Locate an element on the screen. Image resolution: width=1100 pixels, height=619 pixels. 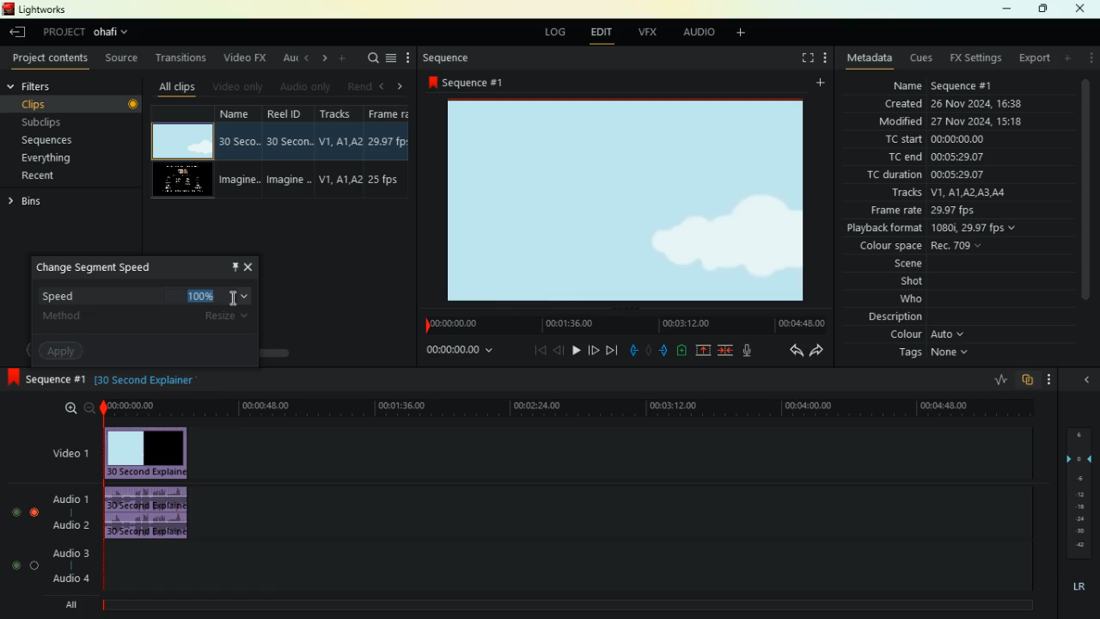
fullscreen is located at coordinates (799, 58).